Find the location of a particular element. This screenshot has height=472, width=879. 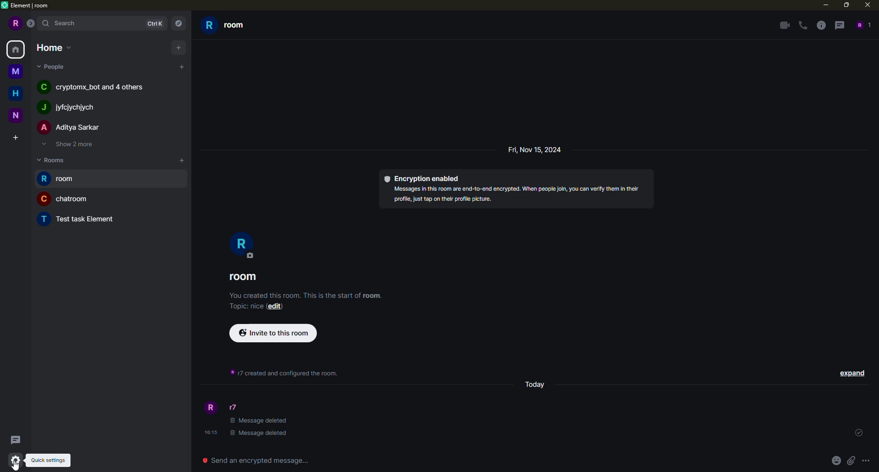

invite to this room is located at coordinates (274, 332).